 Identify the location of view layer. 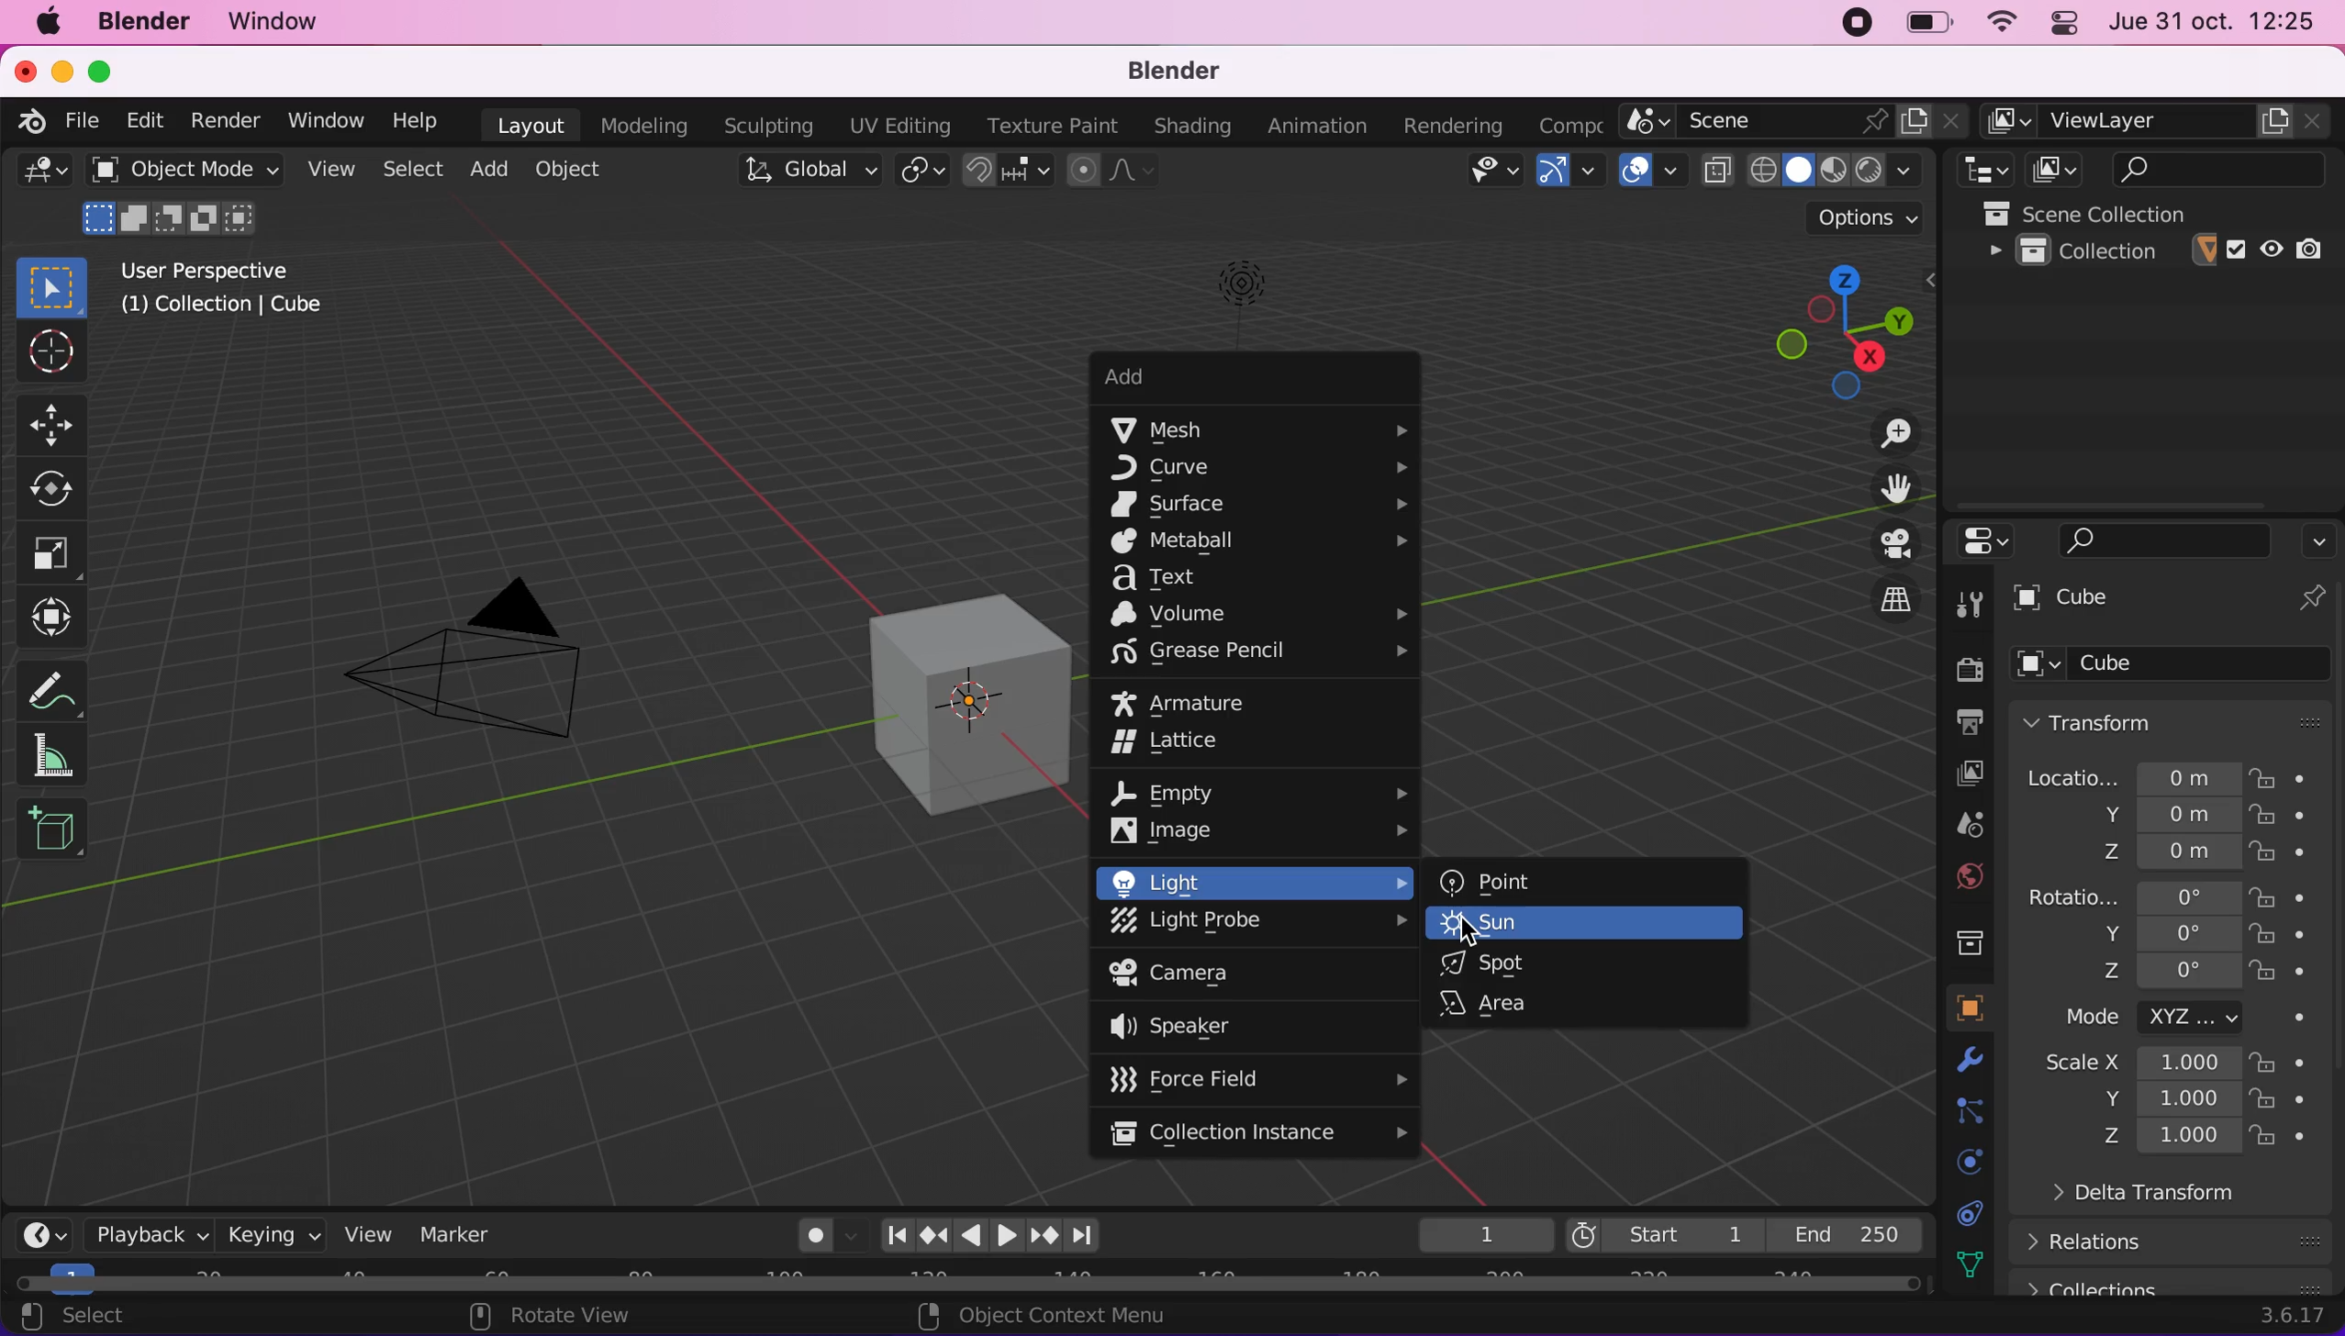
(1952, 774).